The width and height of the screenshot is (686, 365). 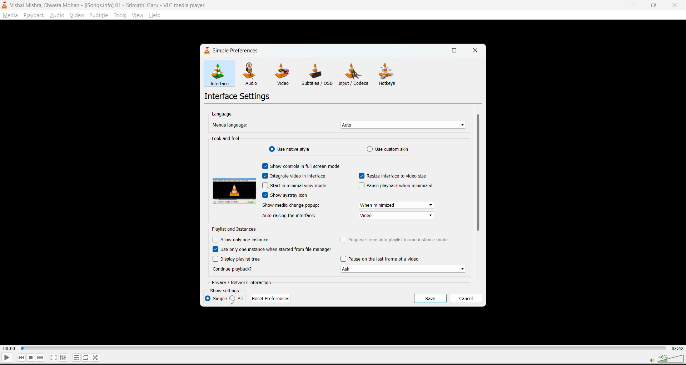 What do you see at coordinates (157, 15) in the screenshot?
I see `help` at bounding box center [157, 15].